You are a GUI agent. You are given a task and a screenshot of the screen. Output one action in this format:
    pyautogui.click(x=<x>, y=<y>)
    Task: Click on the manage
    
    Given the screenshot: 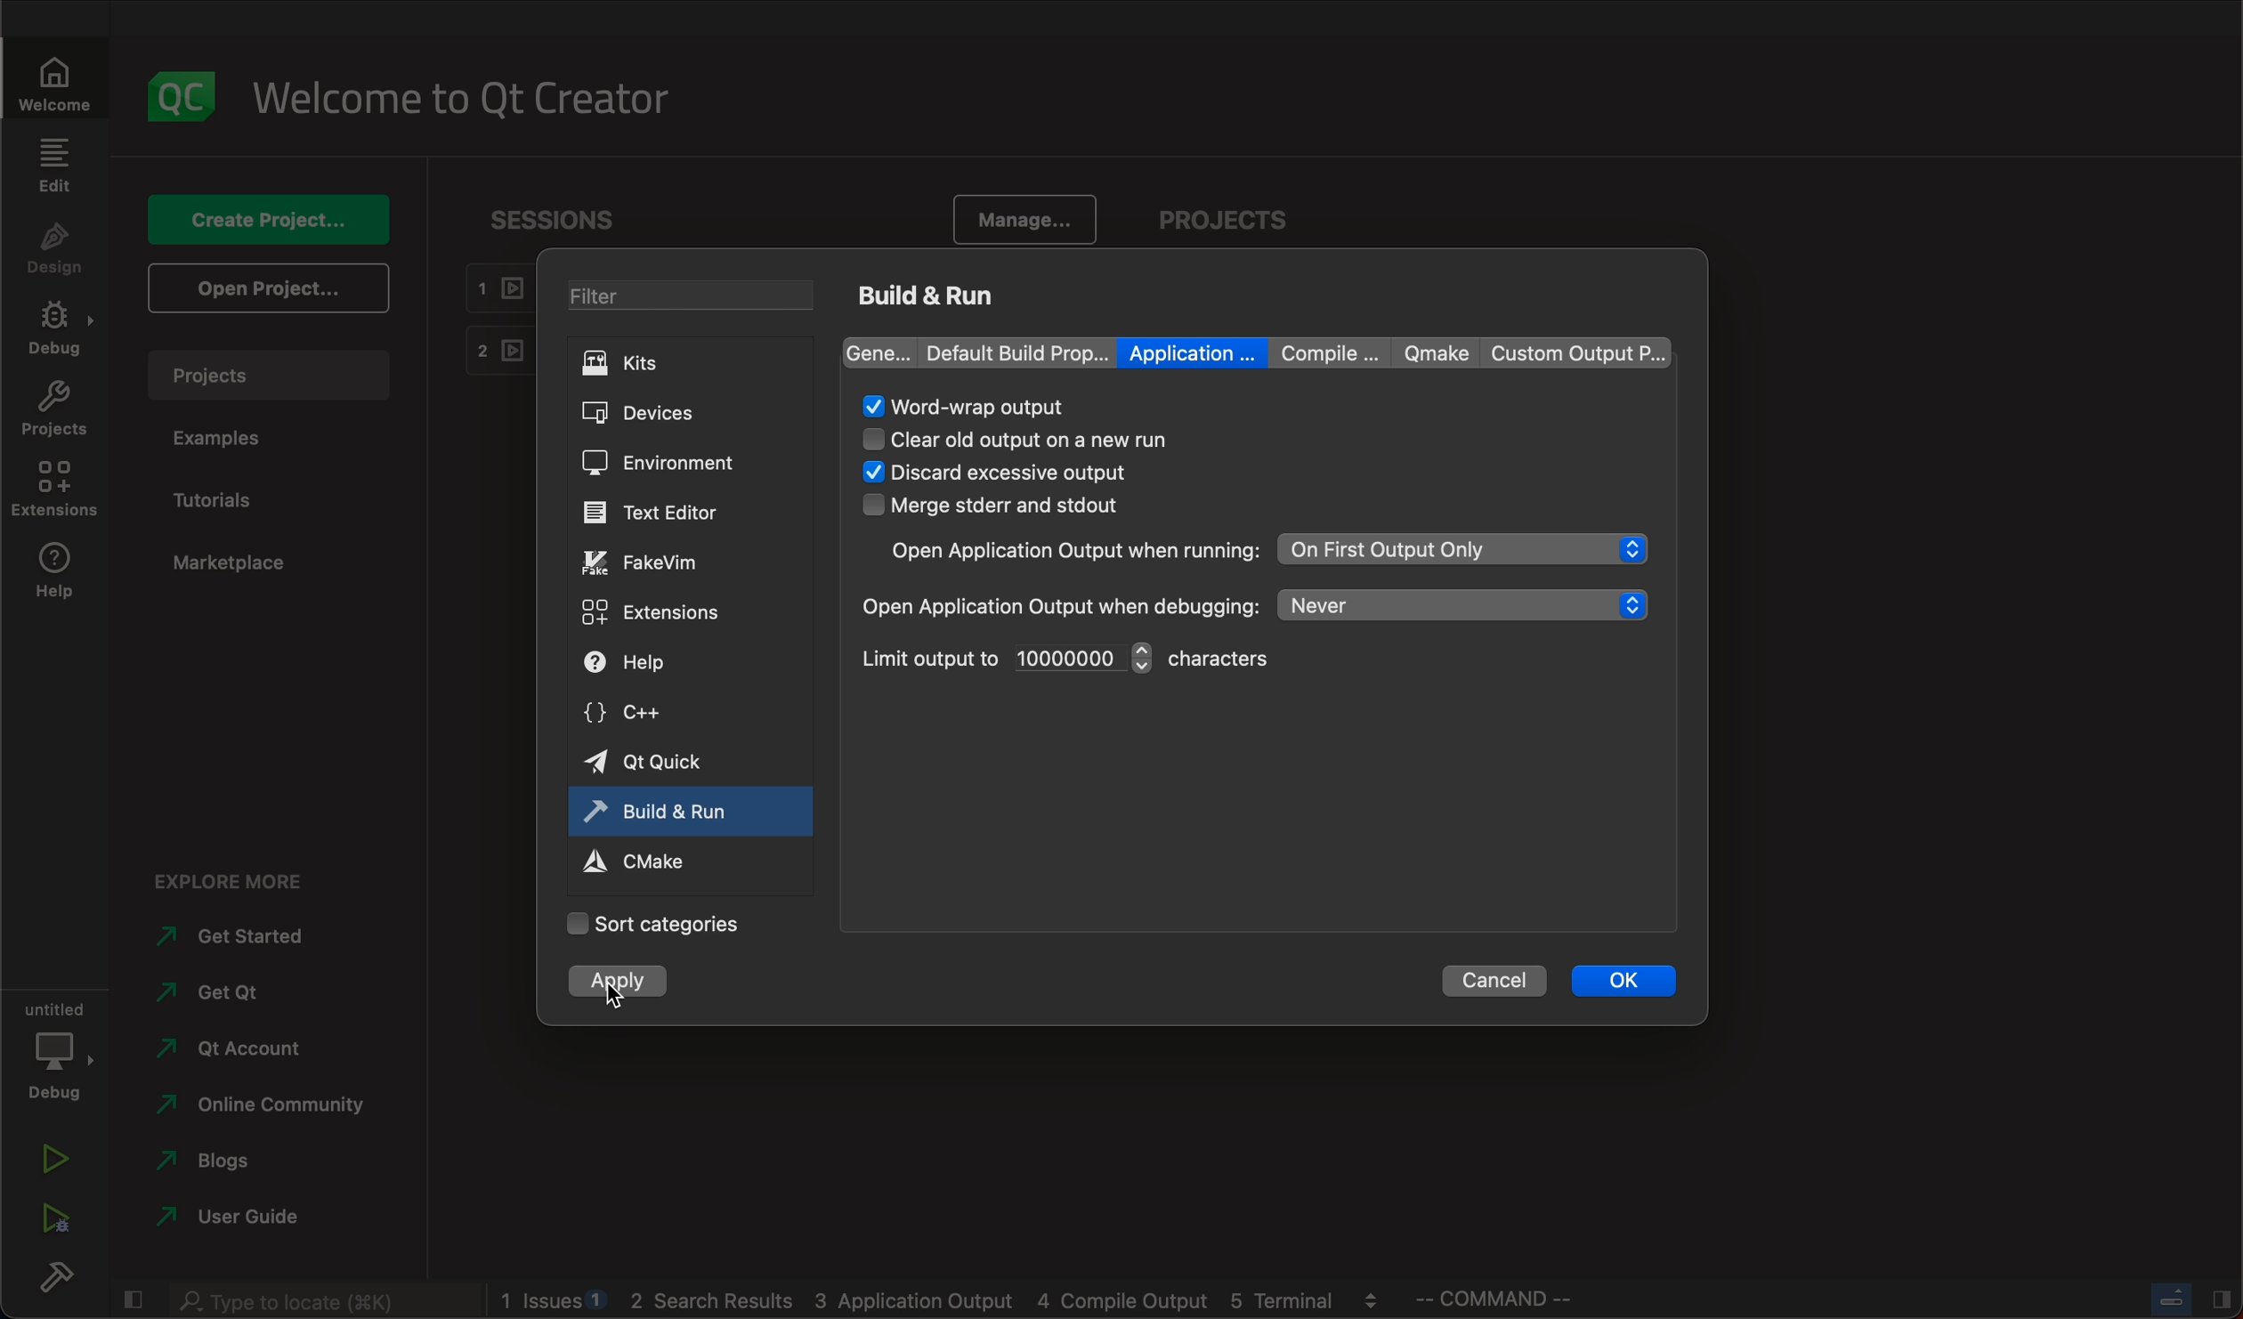 What is the action you would take?
    pyautogui.click(x=1031, y=216)
    